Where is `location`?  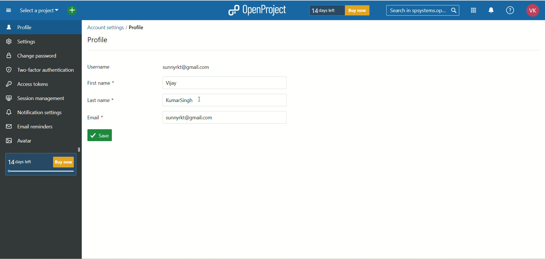 location is located at coordinates (118, 27).